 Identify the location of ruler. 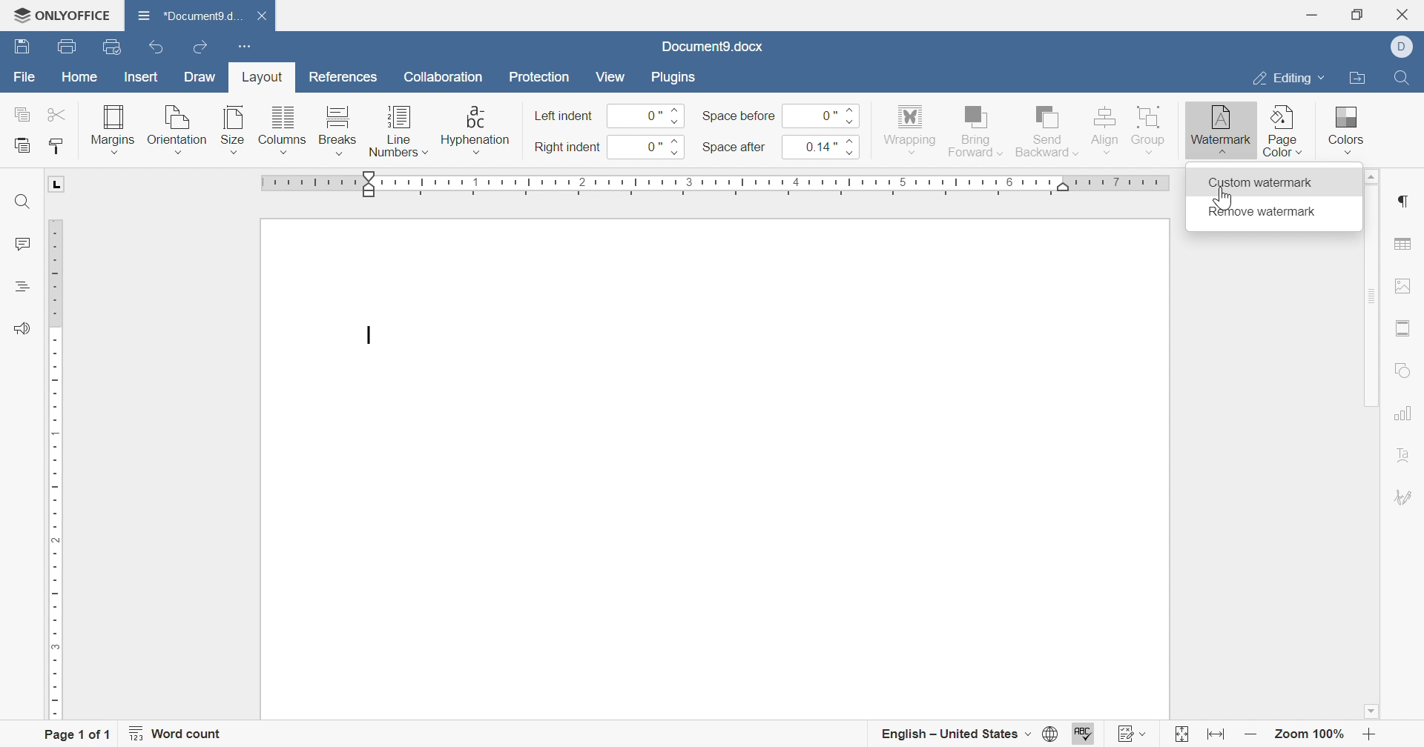
(56, 469).